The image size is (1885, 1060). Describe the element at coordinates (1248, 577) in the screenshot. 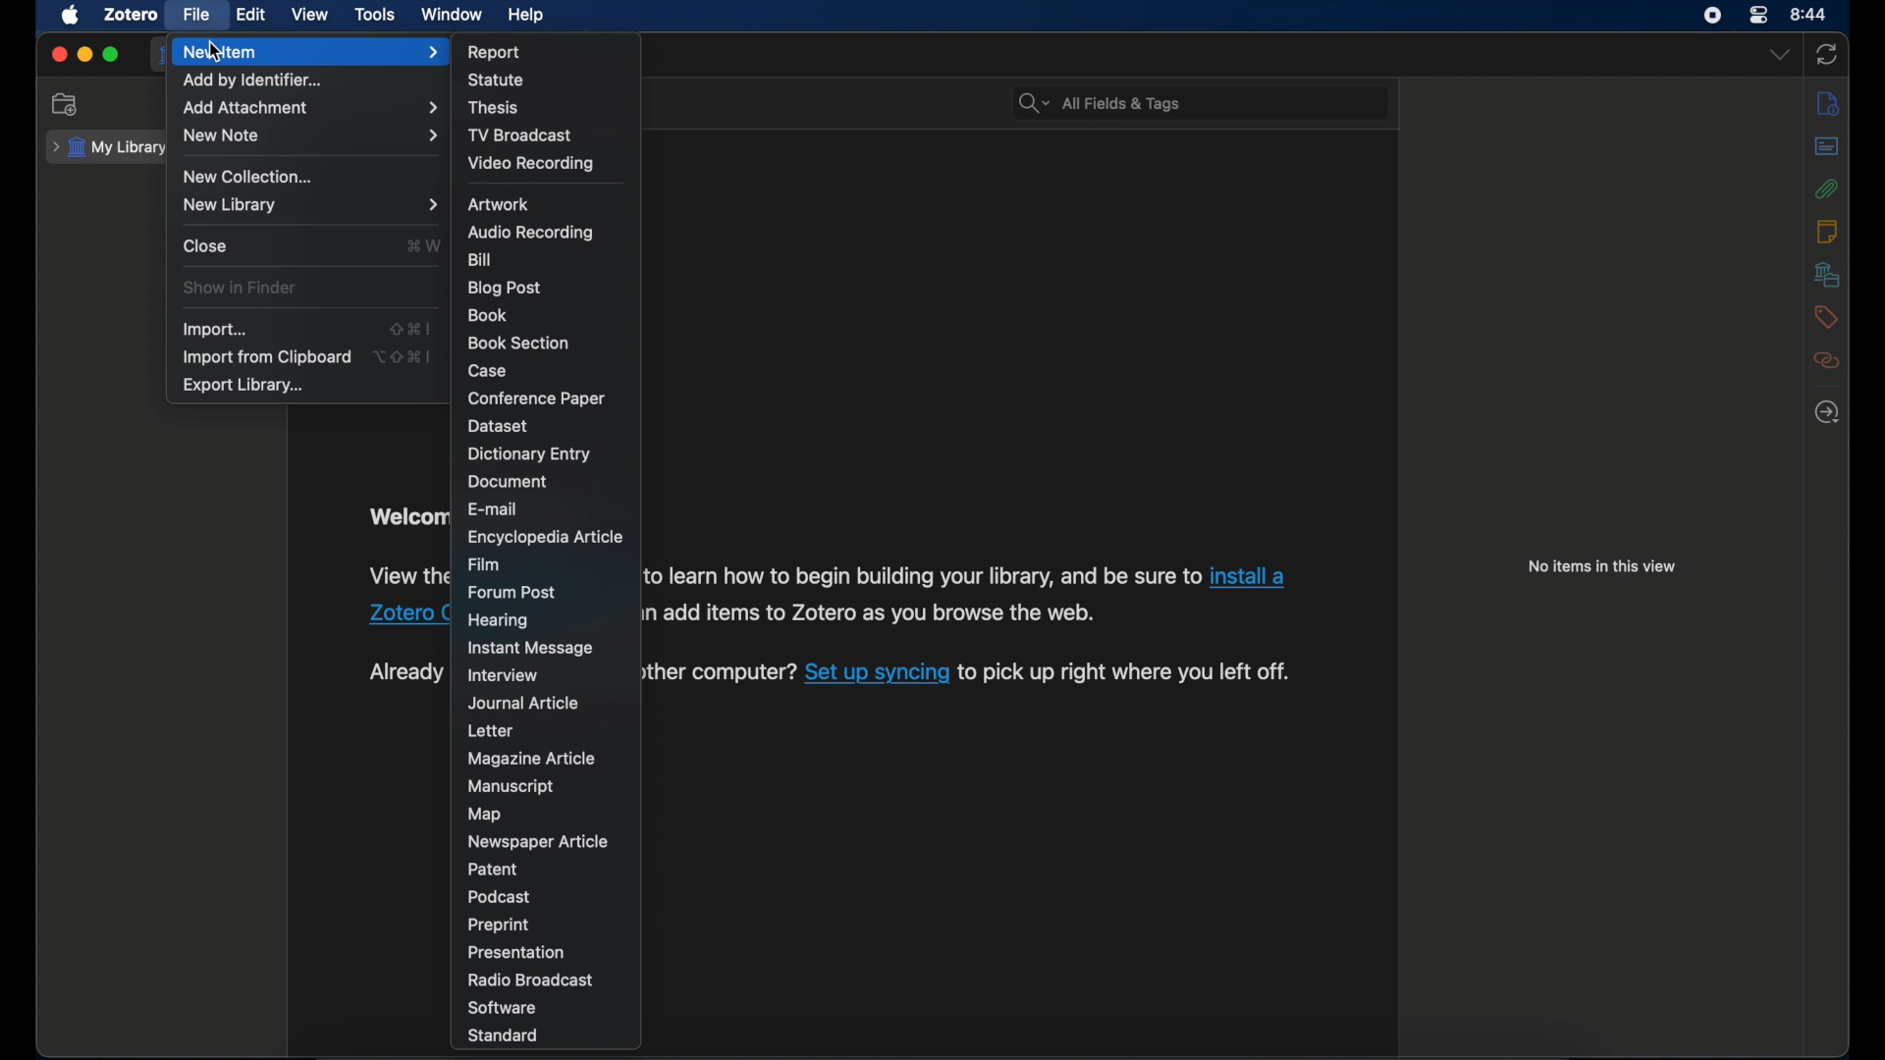

I see `Zotero connector link` at that location.